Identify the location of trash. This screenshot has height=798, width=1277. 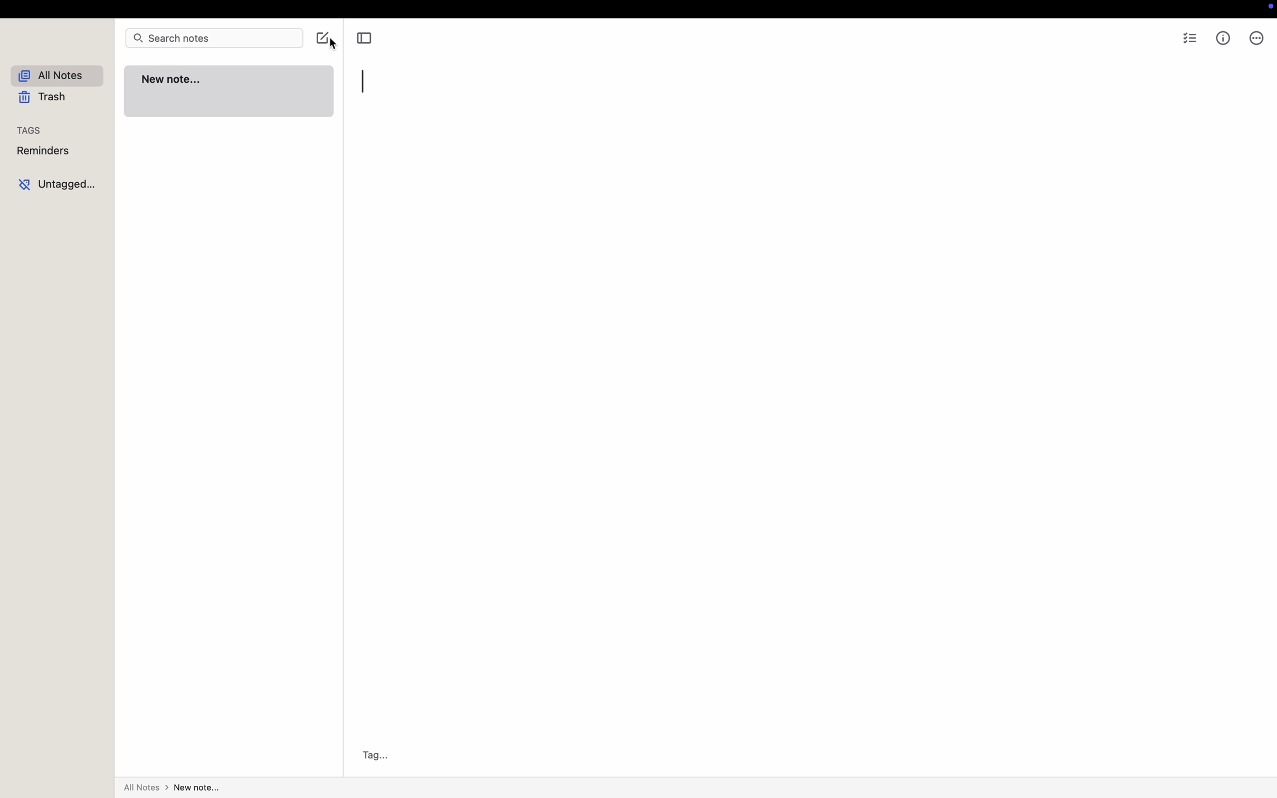
(42, 98).